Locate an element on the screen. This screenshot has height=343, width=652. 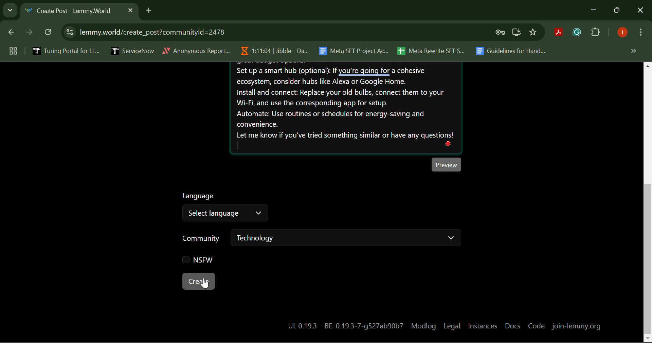
Docs is located at coordinates (513, 323).